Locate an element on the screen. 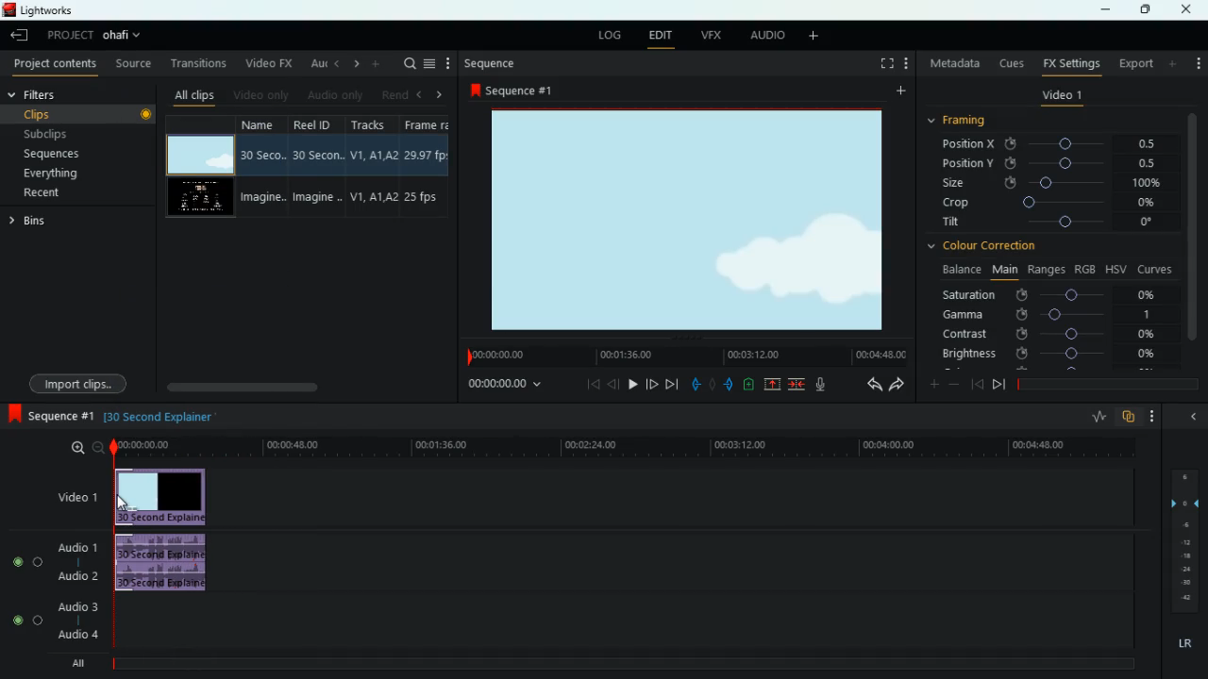 Image resolution: width=1208 pixels, height=679 pixels. tracks is located at coordinates (371, 167).